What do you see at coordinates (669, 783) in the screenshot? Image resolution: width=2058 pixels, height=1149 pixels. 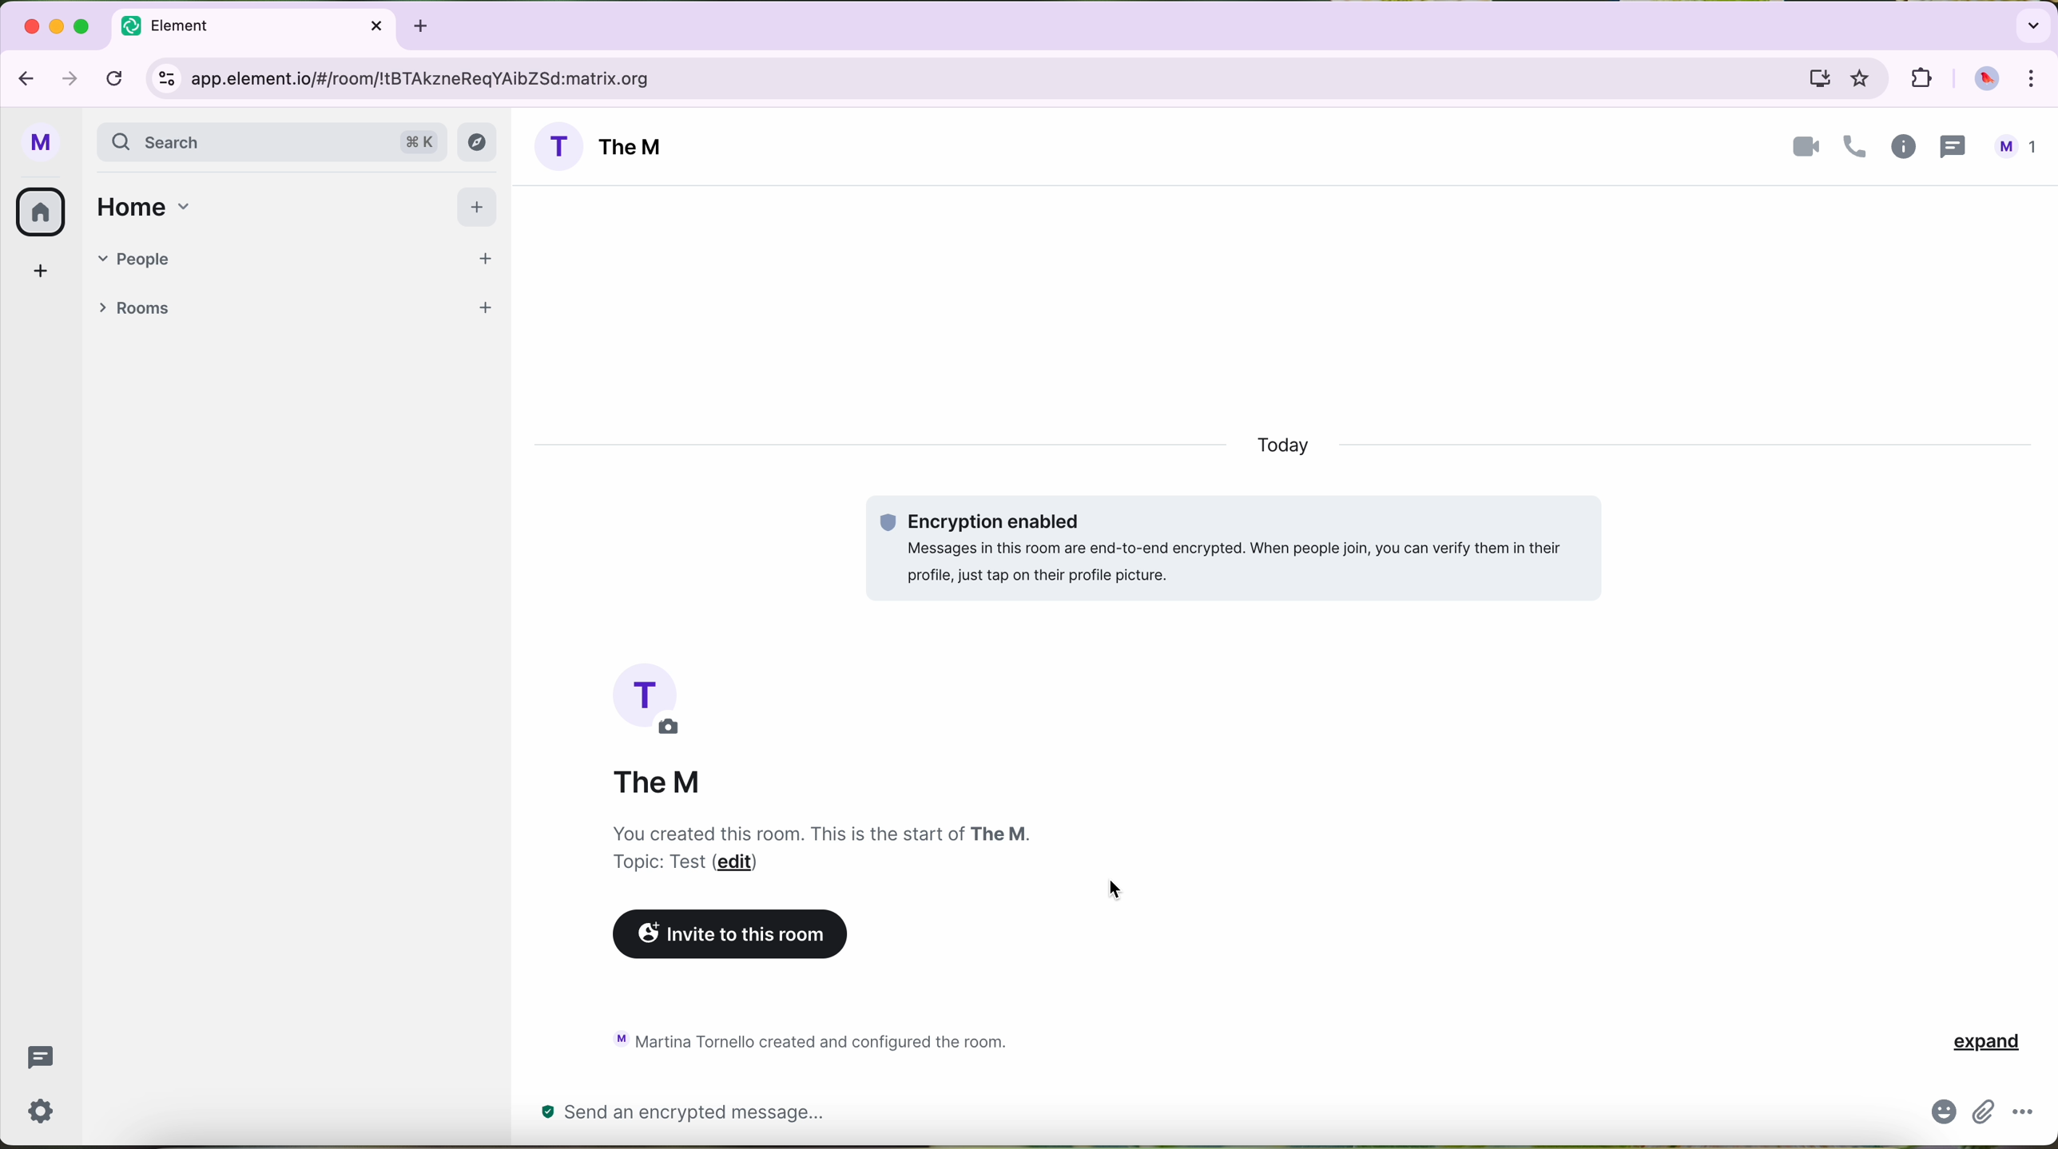 I see `The M` at bounding box center [669, 783].